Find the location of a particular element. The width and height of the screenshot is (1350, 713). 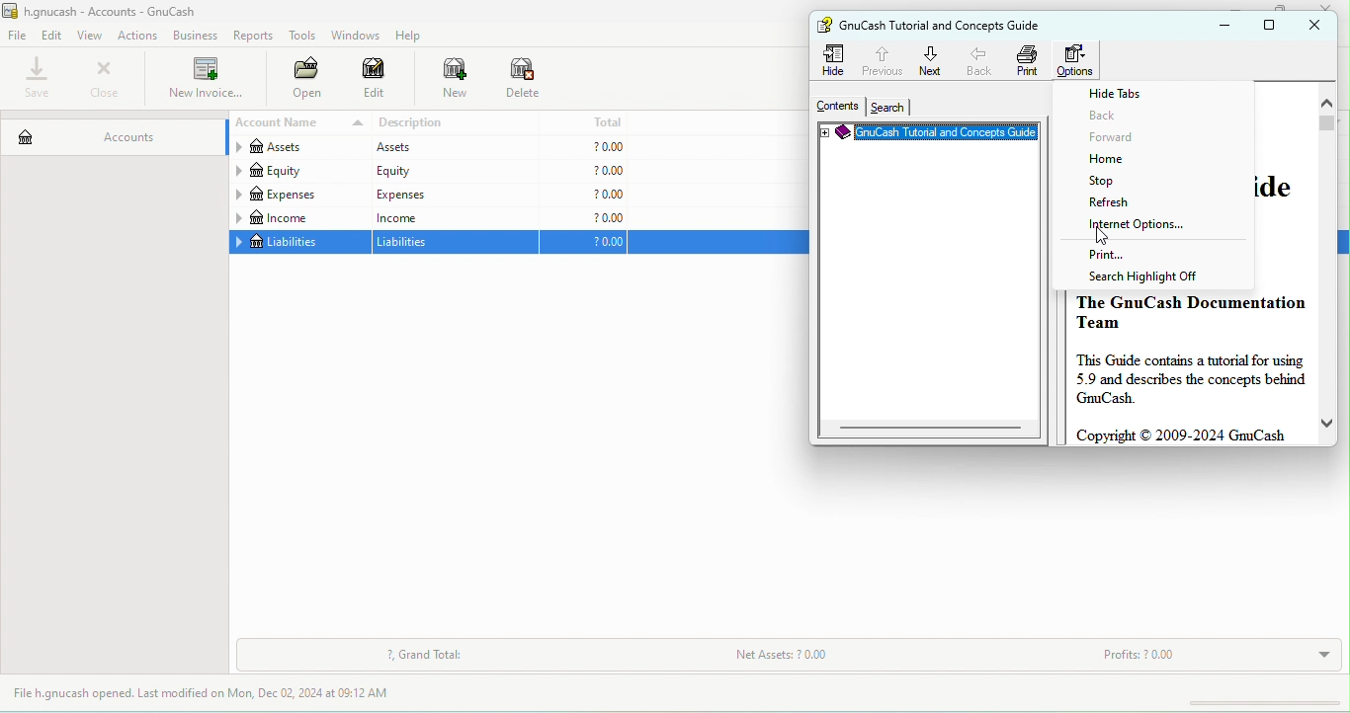

tools is located at coordinates (303, 38).